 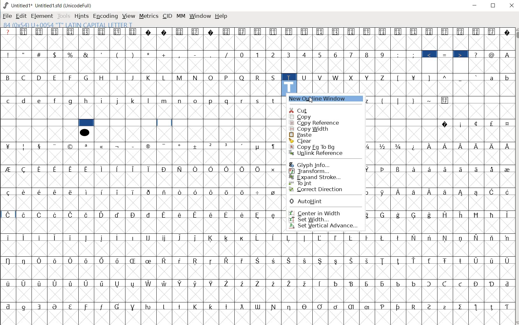 What do you see at coordinates (368, 261) in the screenshot?
I see `Symbol` at bounding box center [368, 261].